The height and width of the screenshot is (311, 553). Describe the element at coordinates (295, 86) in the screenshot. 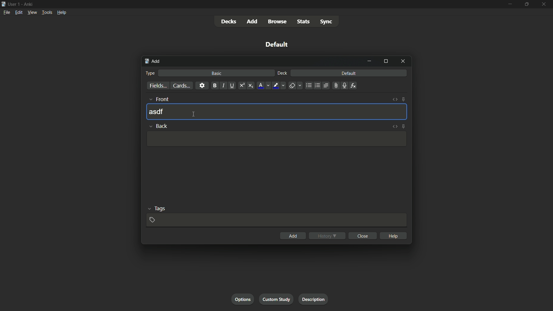

I see `remove formatting` at that location.